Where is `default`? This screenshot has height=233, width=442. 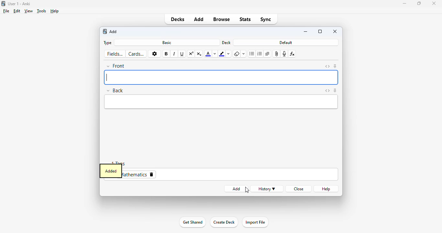
default is located at coordinates (286, 42).